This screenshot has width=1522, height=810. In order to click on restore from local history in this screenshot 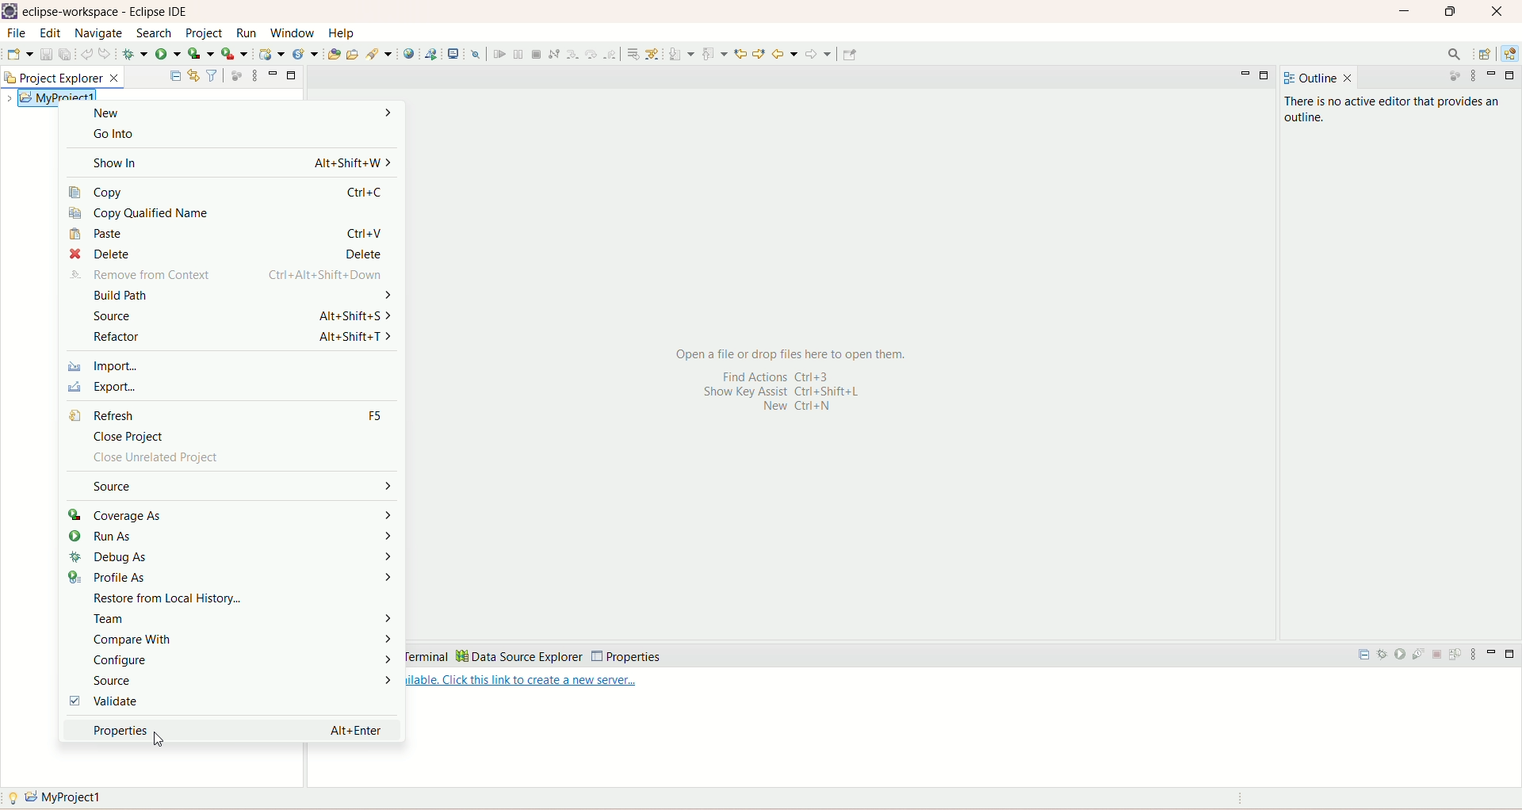, I will do `click(227, 602)`.